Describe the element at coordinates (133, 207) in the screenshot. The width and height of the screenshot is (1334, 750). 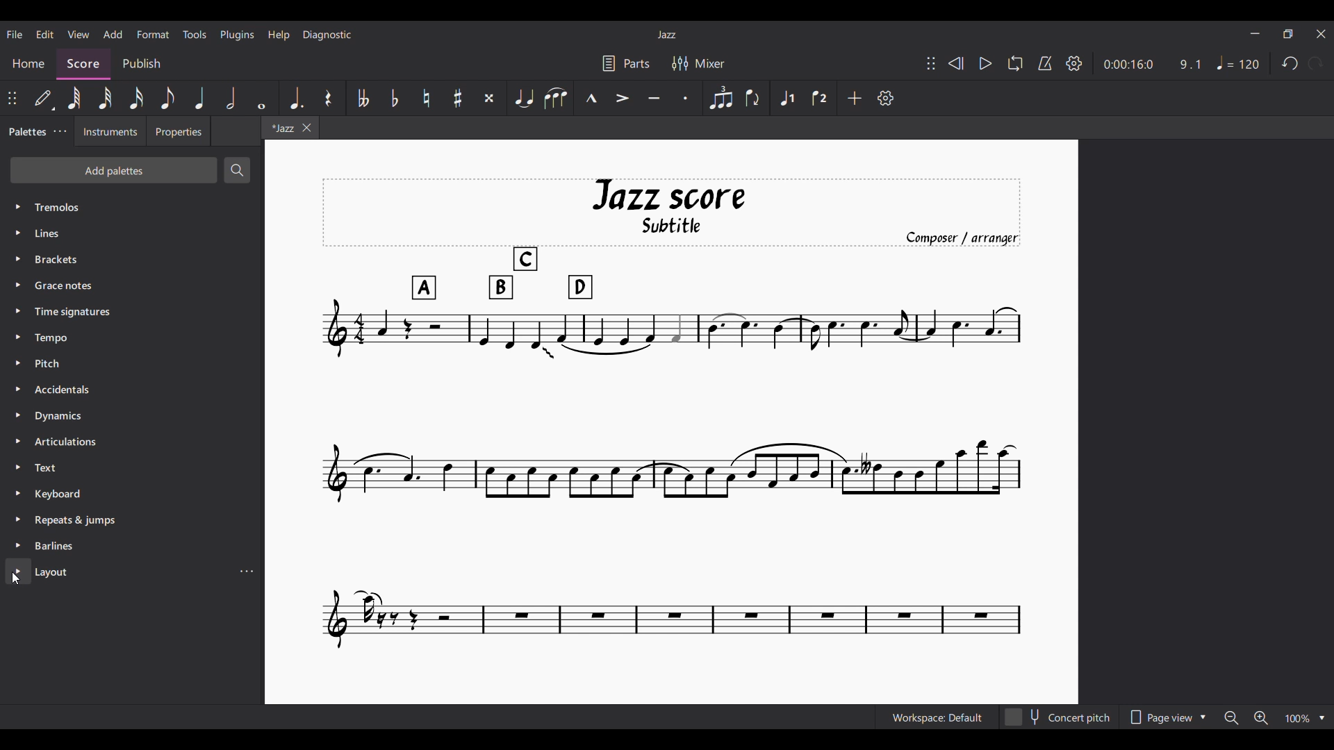
I see `Tremolos` at that location.